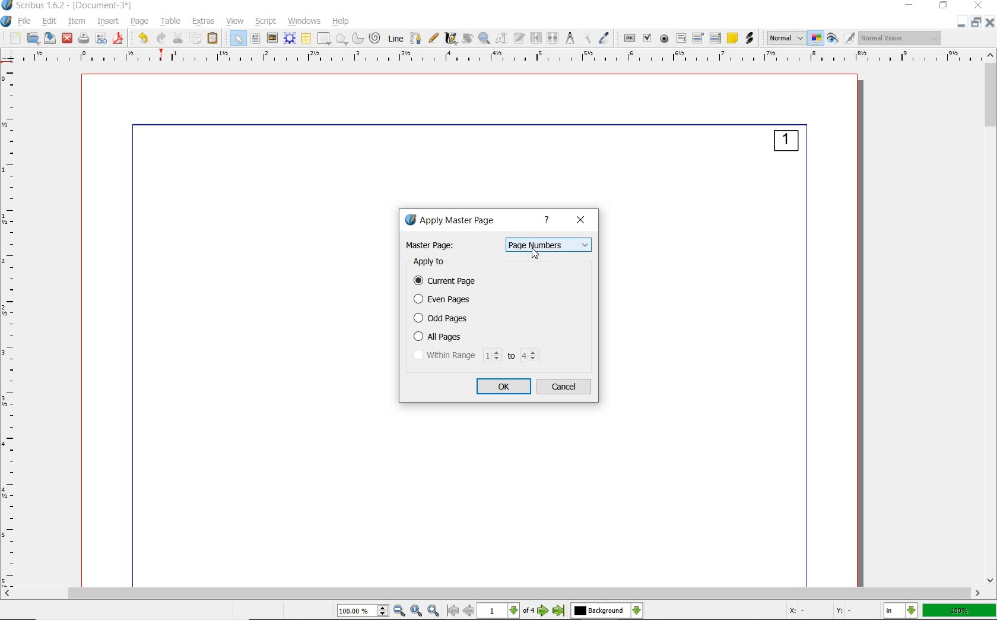 This screenshot has height=620, width=997. What do you see at coordinates (978, 6) in the screenshot?
I see `close` at bounding box center [978, 6].